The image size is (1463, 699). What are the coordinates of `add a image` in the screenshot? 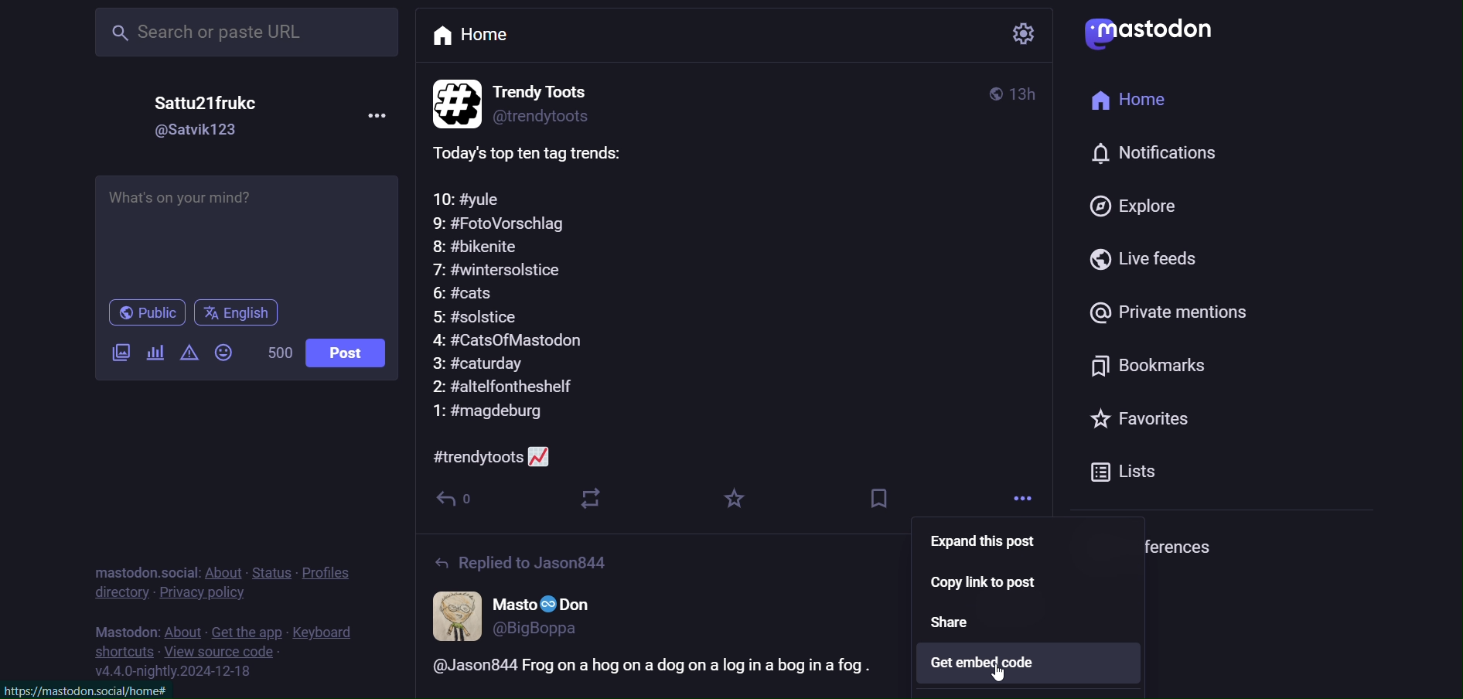 It's located at (114, 354).